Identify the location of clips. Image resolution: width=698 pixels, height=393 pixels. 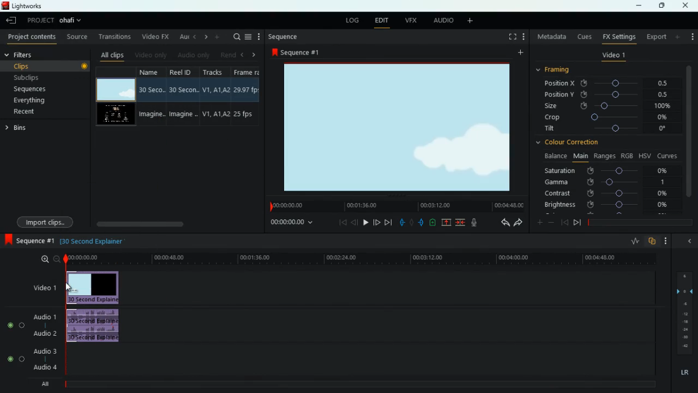
(40, 66).